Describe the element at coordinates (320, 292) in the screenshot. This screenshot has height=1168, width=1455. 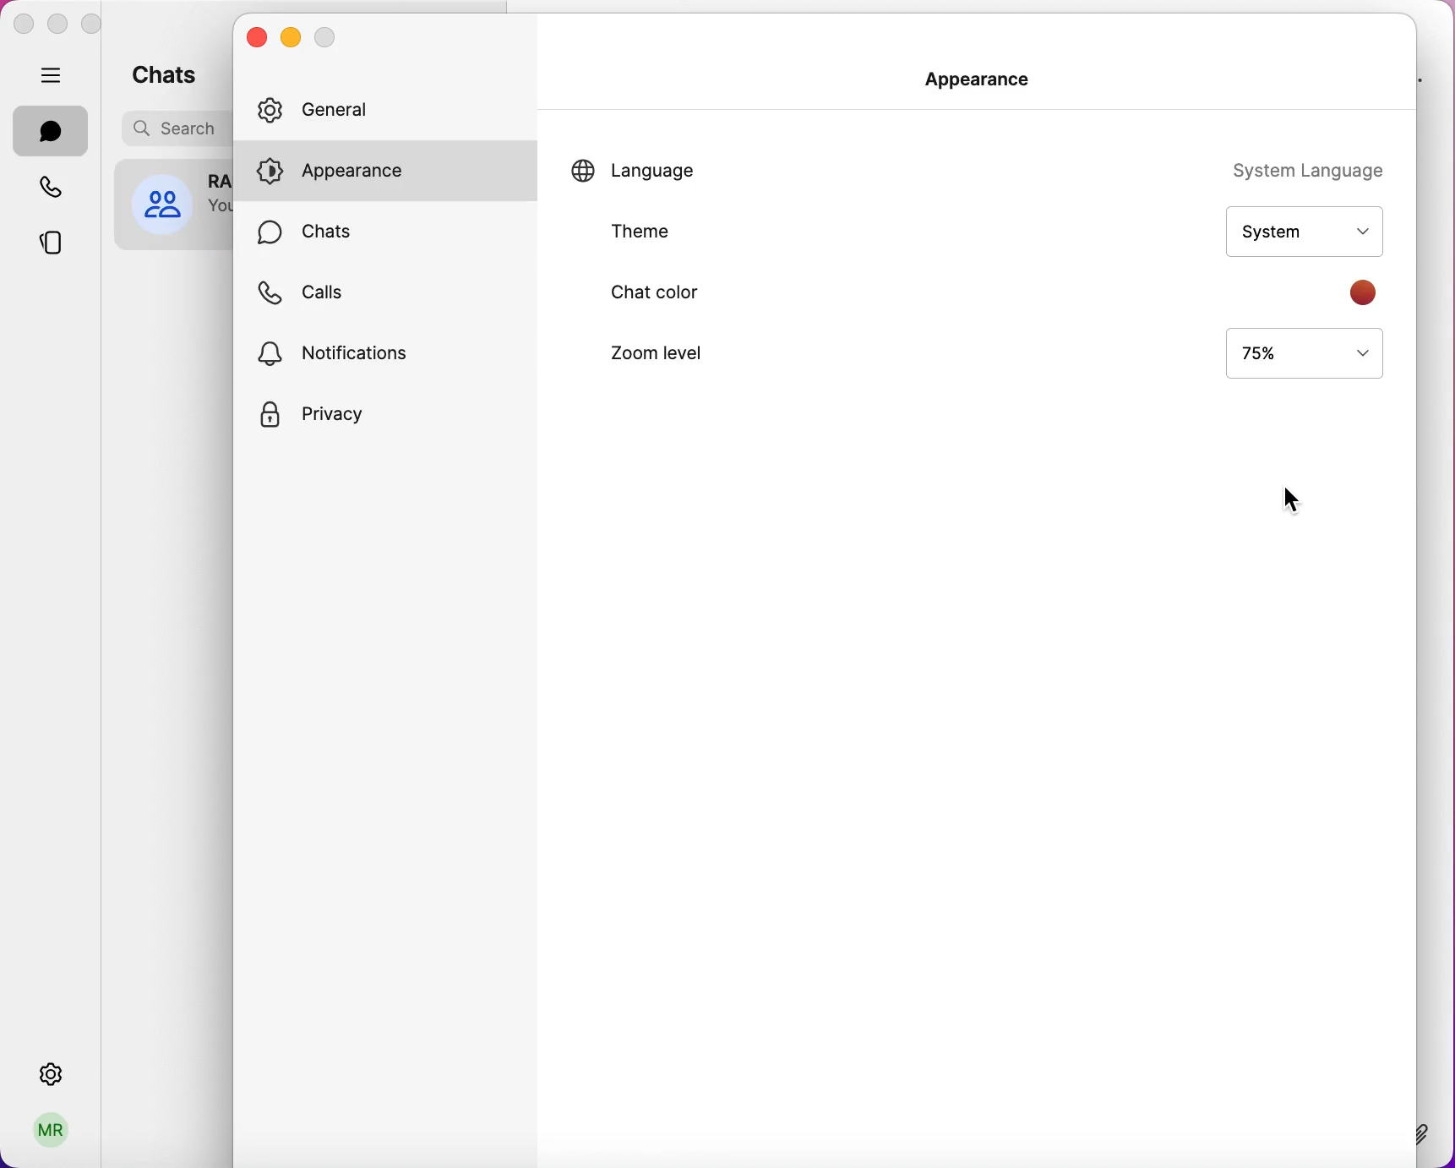
I see `calls` at that location.